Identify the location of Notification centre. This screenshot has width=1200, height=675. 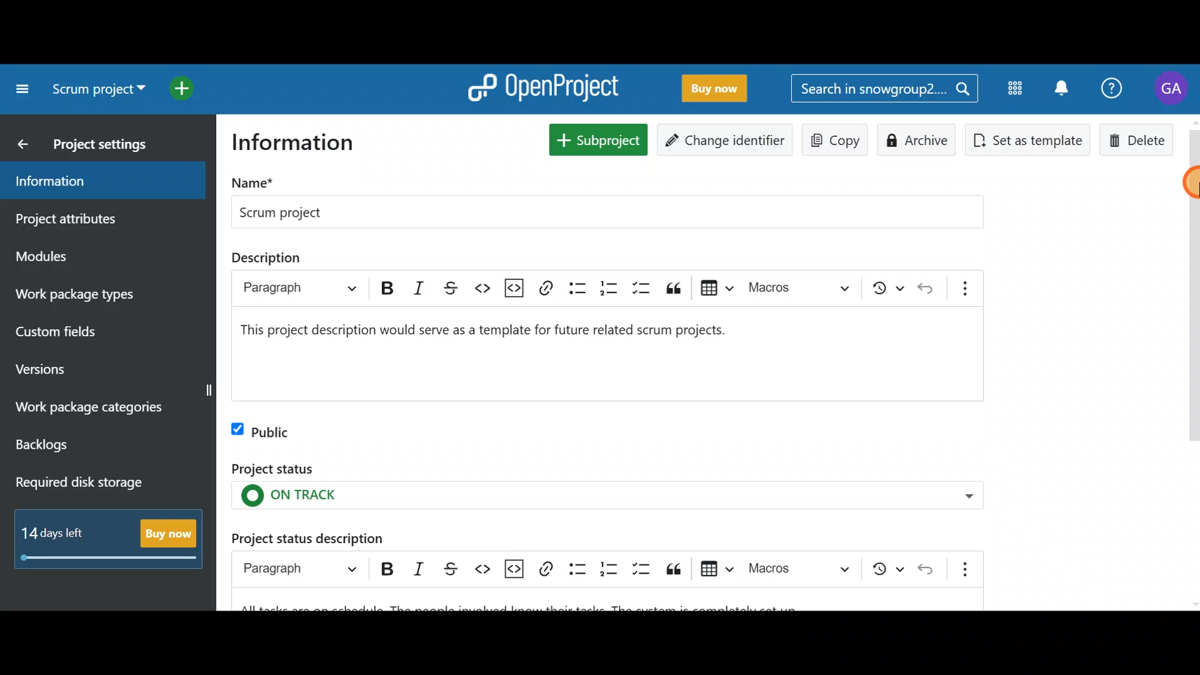
(1058, 87).